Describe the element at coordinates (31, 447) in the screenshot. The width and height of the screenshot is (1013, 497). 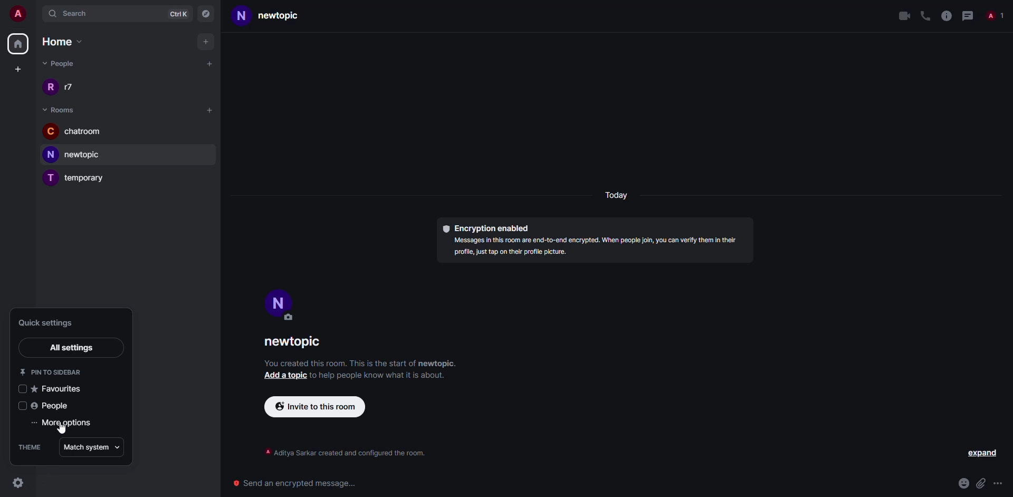
I see `theme` at that location.